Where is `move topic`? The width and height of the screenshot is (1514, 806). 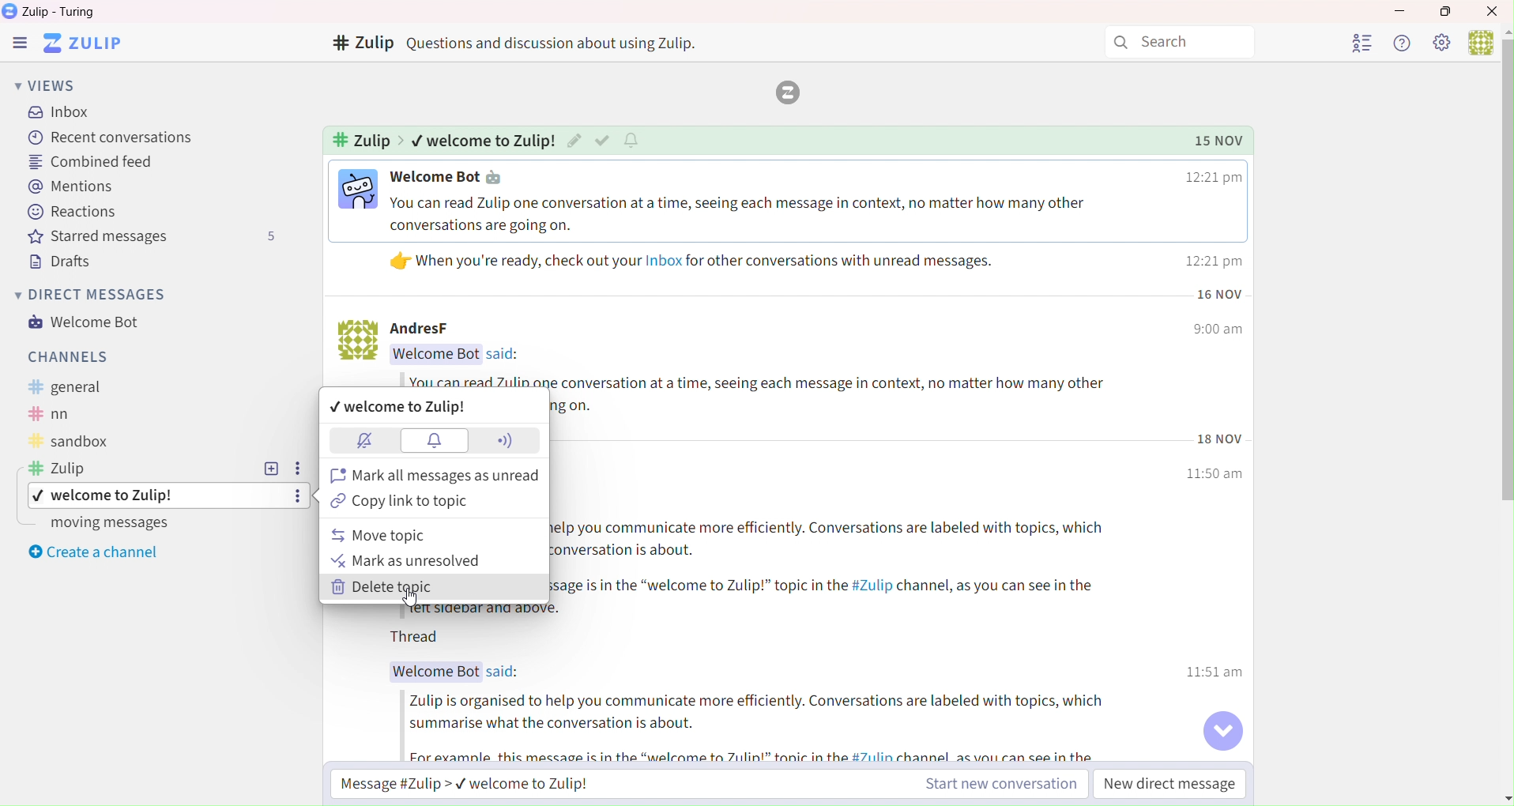 move topic is located at coordinates (396, 536).